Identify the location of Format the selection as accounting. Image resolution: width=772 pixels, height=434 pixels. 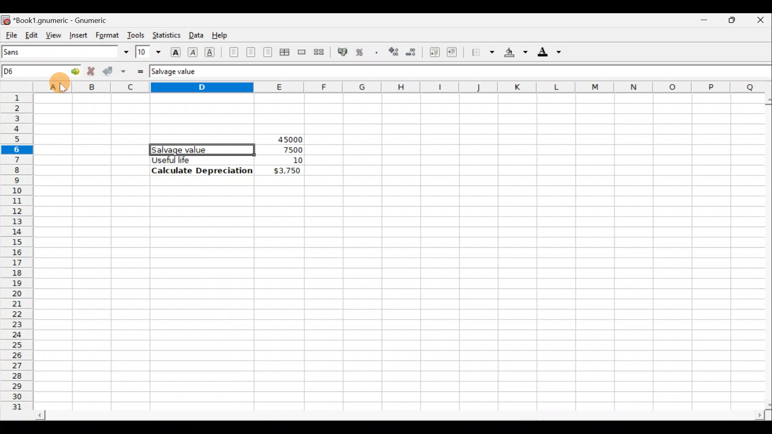
(343, 53).